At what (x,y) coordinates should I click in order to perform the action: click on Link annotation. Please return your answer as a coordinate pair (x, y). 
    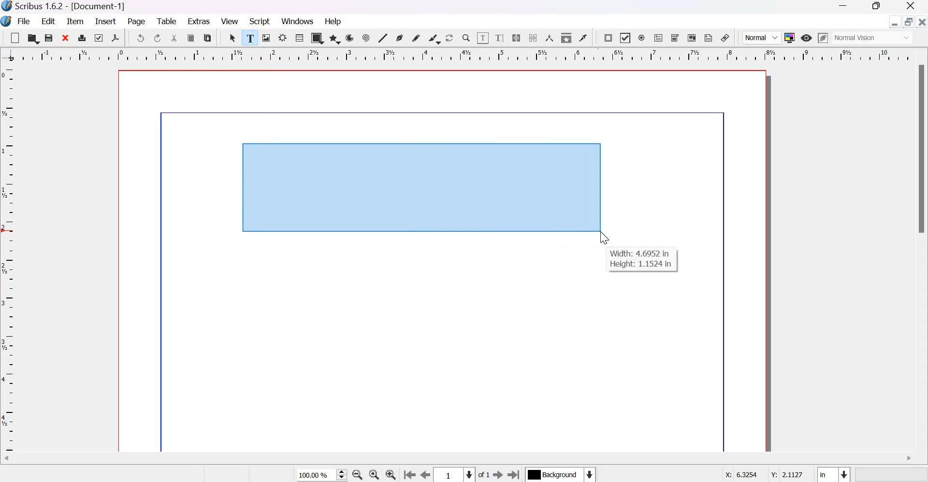
    Looking at the image, I should click on (725, 38).